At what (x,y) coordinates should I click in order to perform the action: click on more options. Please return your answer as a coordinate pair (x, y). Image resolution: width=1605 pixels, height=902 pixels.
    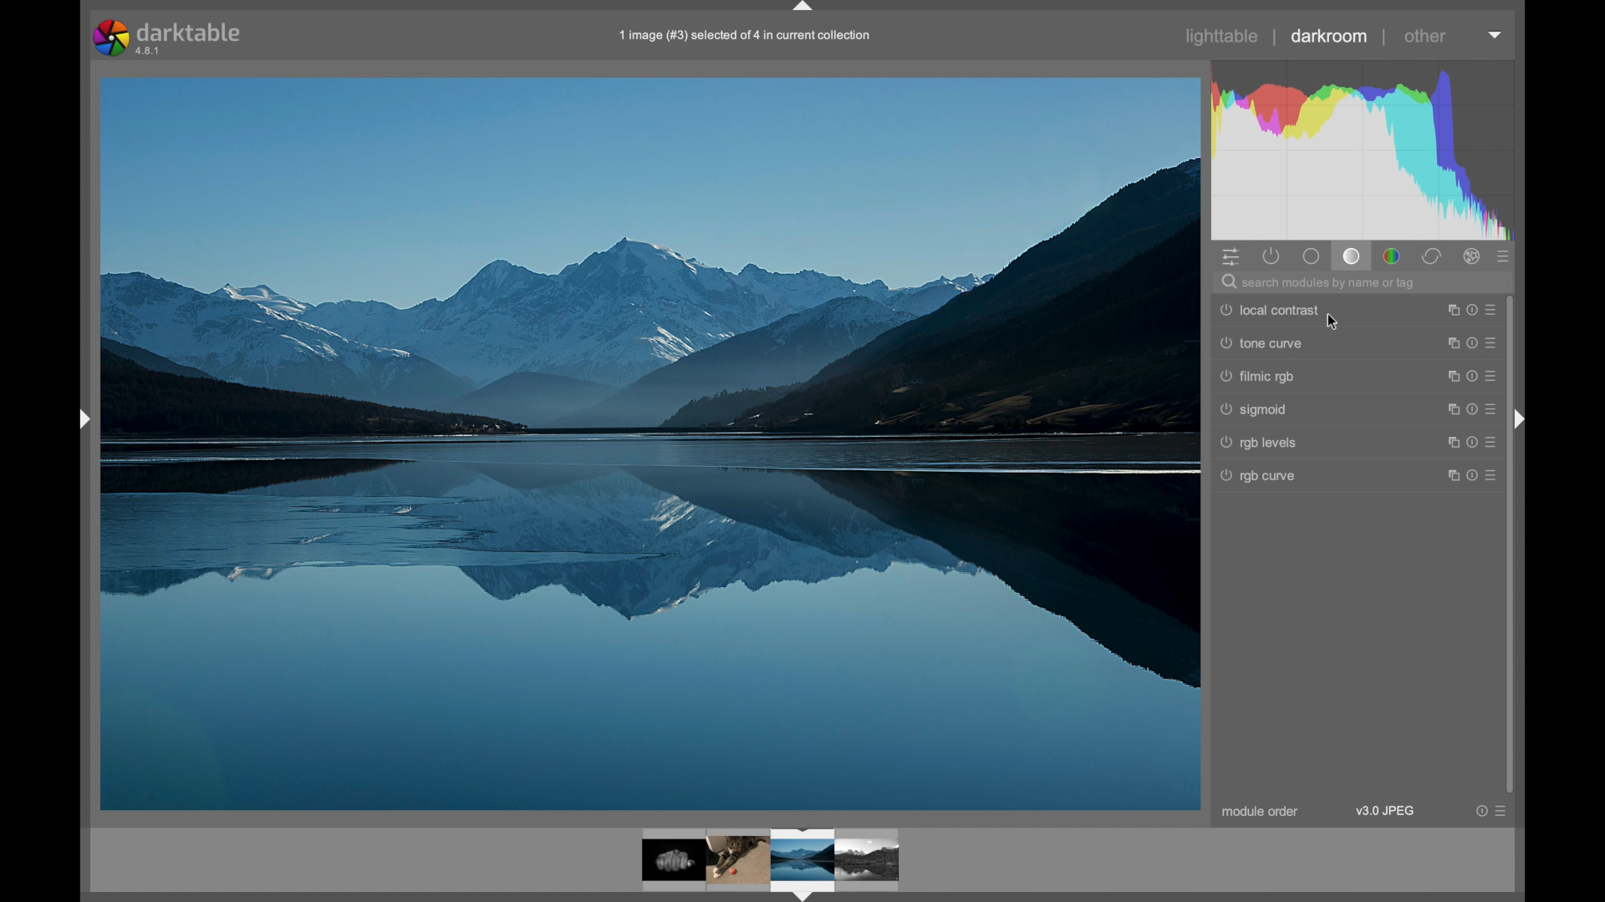
    Looking at the image, I should click on (1471, 377).